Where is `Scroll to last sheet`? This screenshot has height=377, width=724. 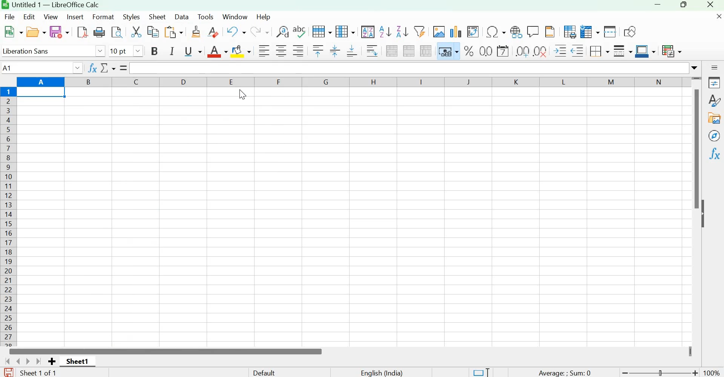 Scroll to last sheet is located at coordinates (40, 361).